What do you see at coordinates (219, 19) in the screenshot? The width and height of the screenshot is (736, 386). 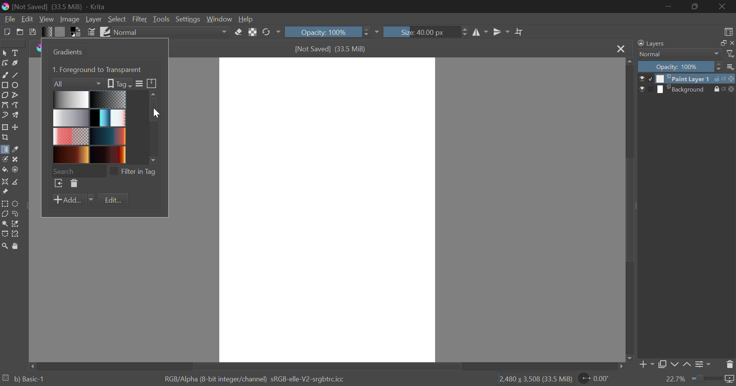 I see `Window` at bounding box center [219, 19].